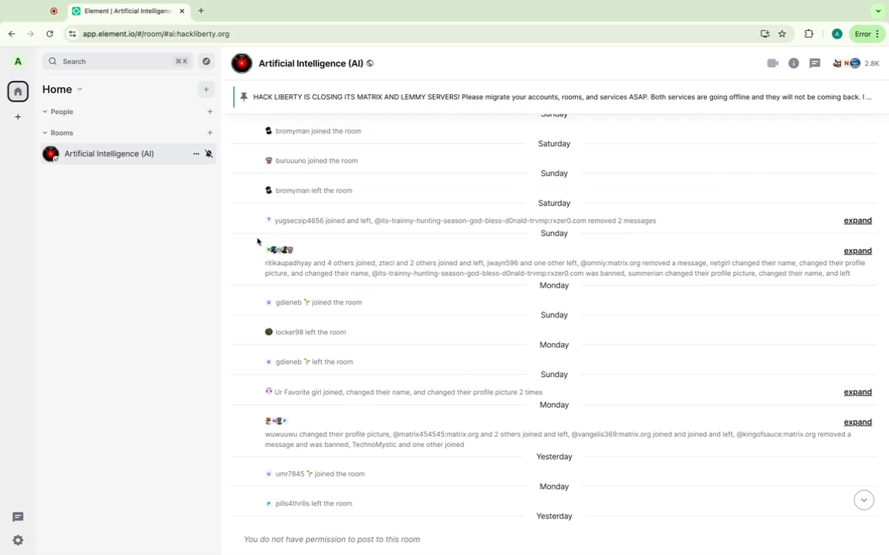  Describe the element at coordinates (208, 61) in the screenshot. I see `Explore rooms` at that location.